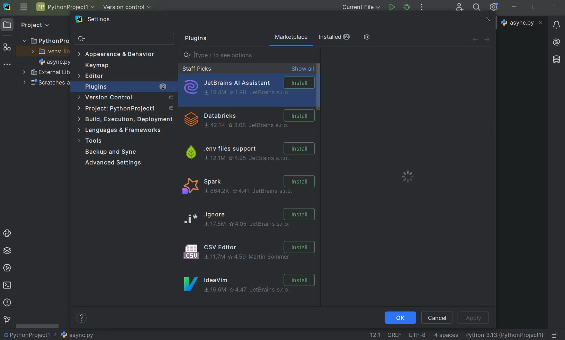  What do you see at coordinates (125, 39) in the screenshot?
I see `search settings` at bounding box center [125, 39].